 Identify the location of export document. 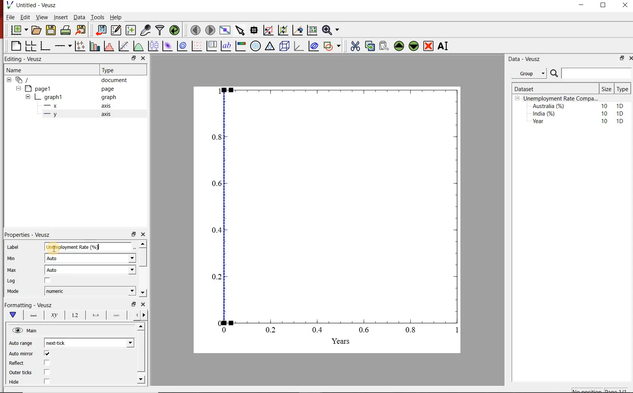
(82, 29).